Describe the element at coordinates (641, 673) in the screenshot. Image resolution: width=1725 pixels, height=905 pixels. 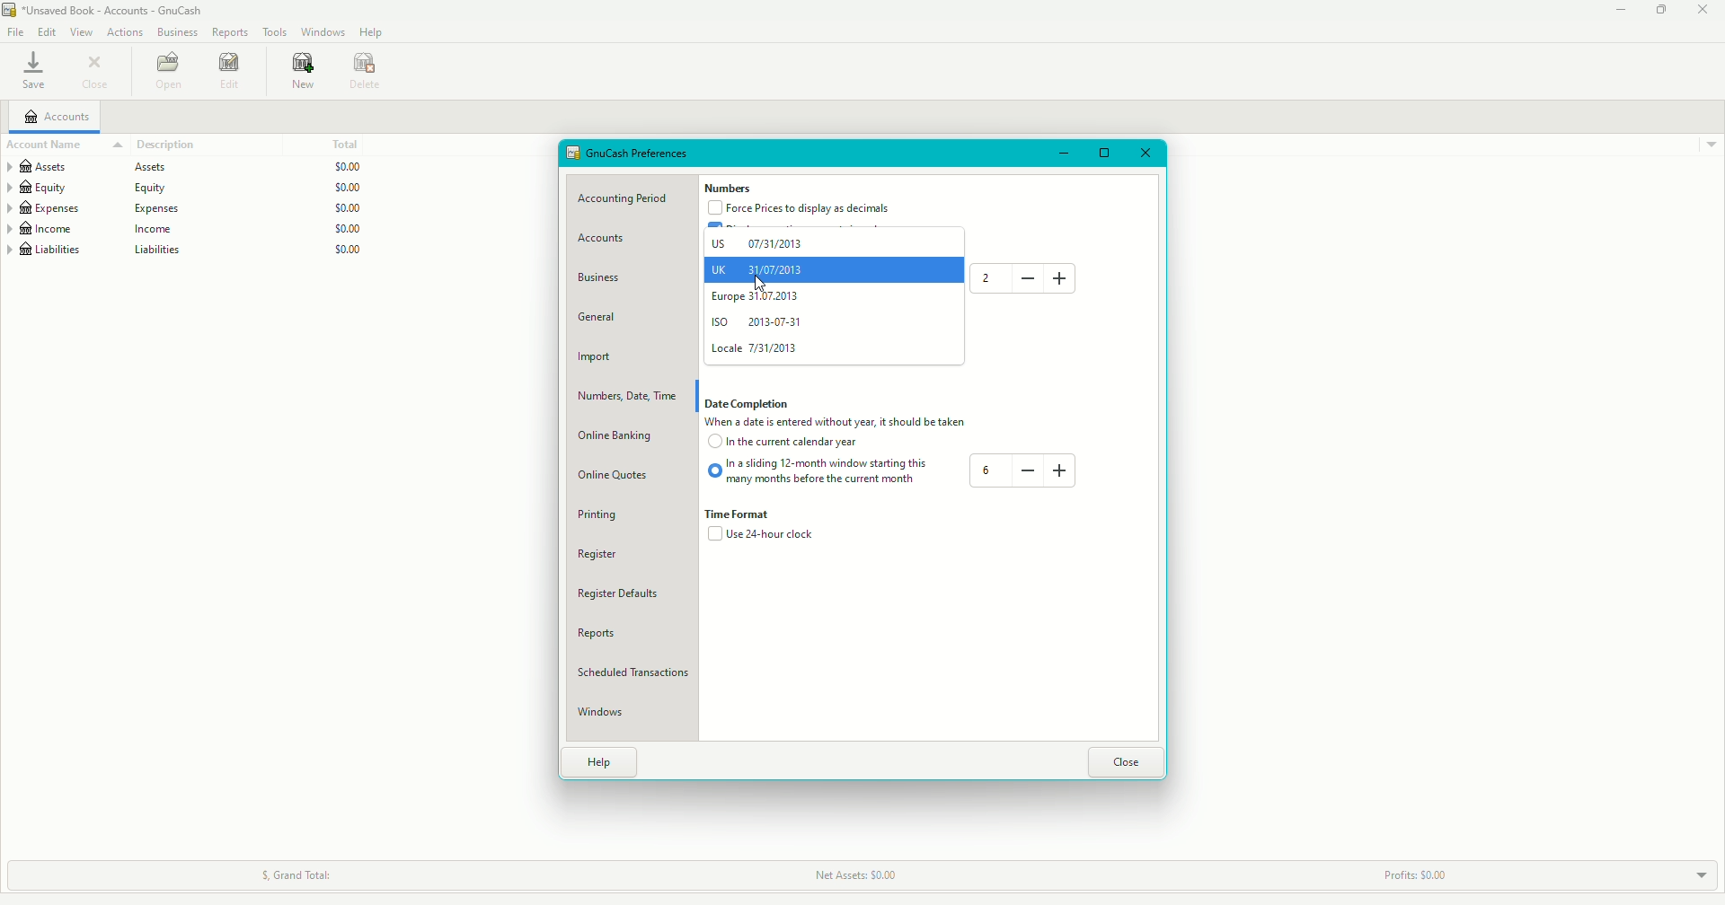
I see `Scheduled Transactions` at that location.